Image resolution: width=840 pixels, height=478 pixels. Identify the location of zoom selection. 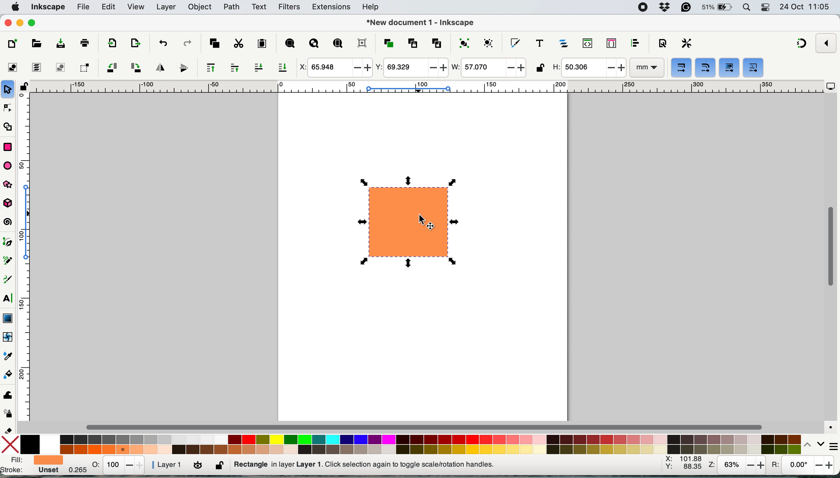
(289, 44).